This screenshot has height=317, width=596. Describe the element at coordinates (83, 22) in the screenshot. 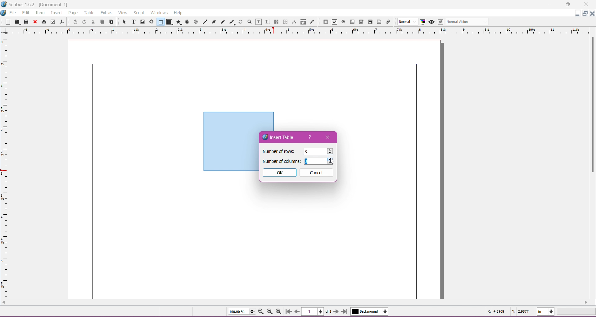

I see `Redo` at that location.